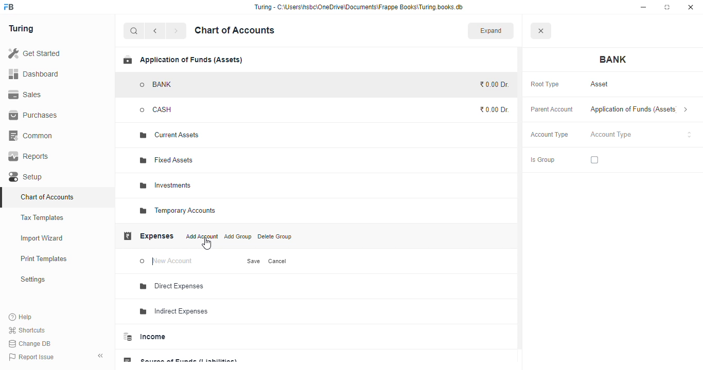 Image resolution: width=703 pixels, height=370 pixels. Describe the element at coordinates (34, 116) in the screenshot. I see `purchases` at that location.